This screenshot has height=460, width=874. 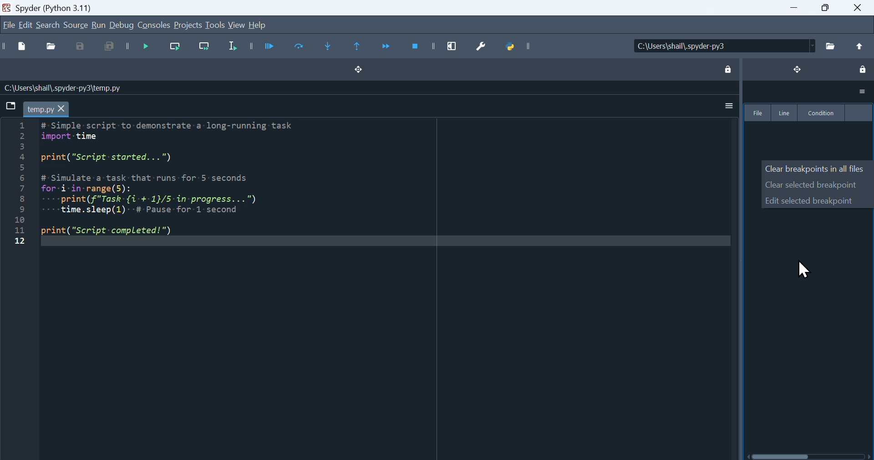 I want to click on change to parent directory, so click(x=859, y=46).